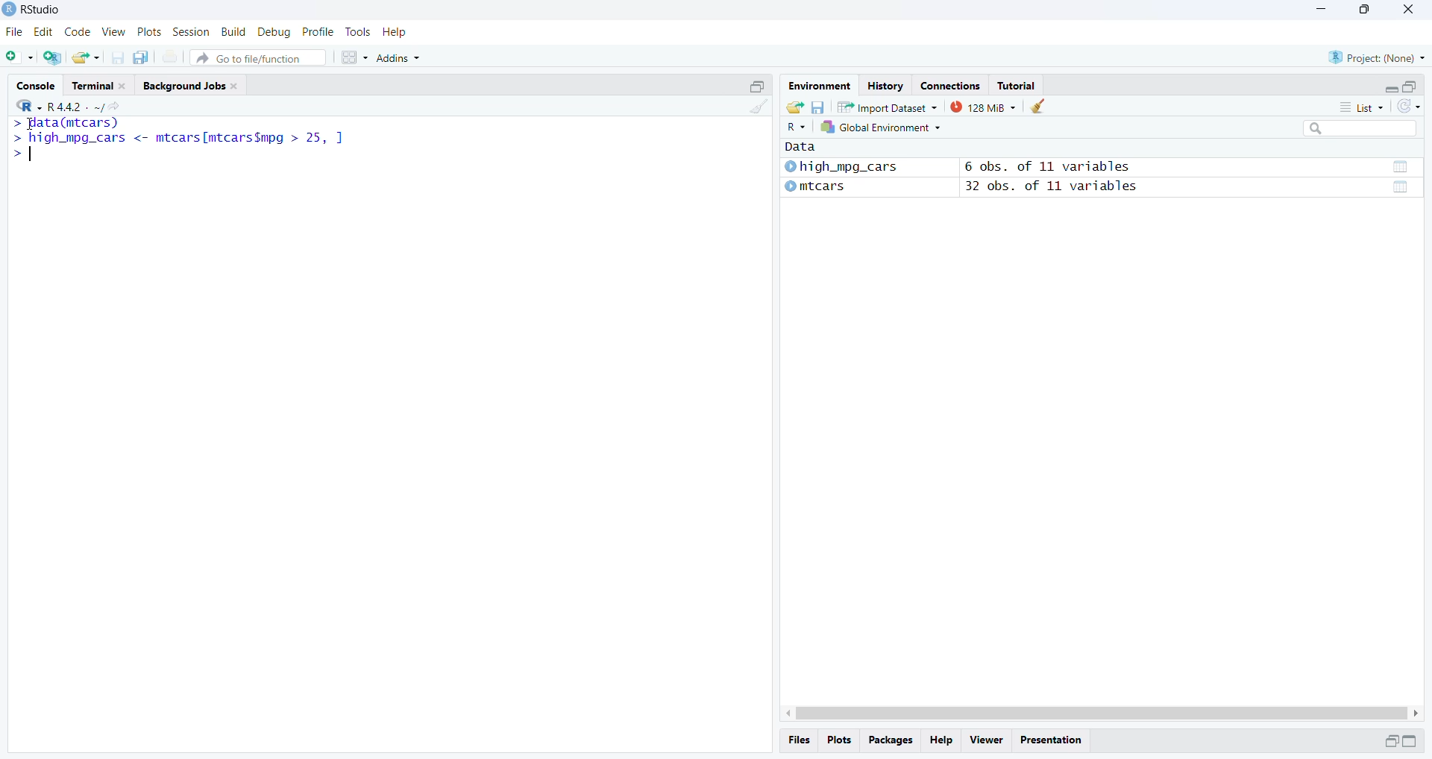 This screenshot has width=1432, height=759. What do you see at coordinates (810, 146) in the screenshot?
I see `data` at bounding box center [810, 146].